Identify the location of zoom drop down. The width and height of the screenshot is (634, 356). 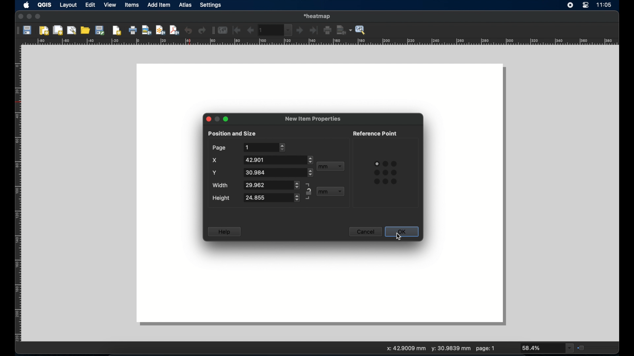
(548, 348).